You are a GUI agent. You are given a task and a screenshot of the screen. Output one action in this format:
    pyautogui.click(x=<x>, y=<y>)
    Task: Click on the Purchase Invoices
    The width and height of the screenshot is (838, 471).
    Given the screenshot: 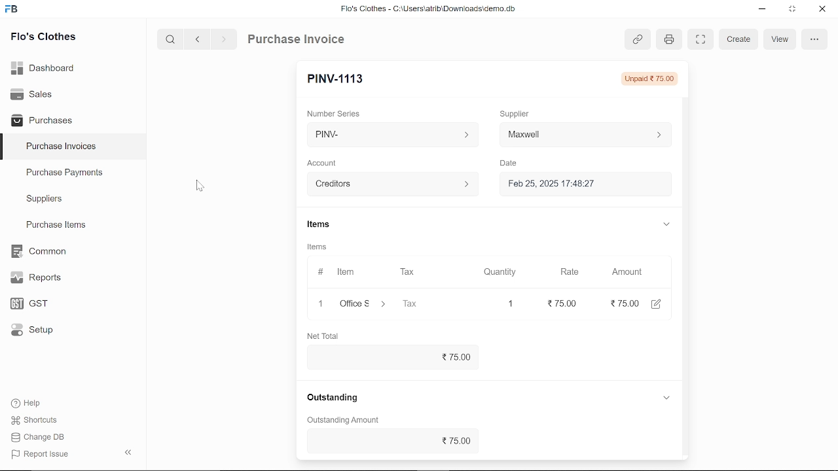 What is the action you would take?
    pyautogui.click(x=62, y=148)
    